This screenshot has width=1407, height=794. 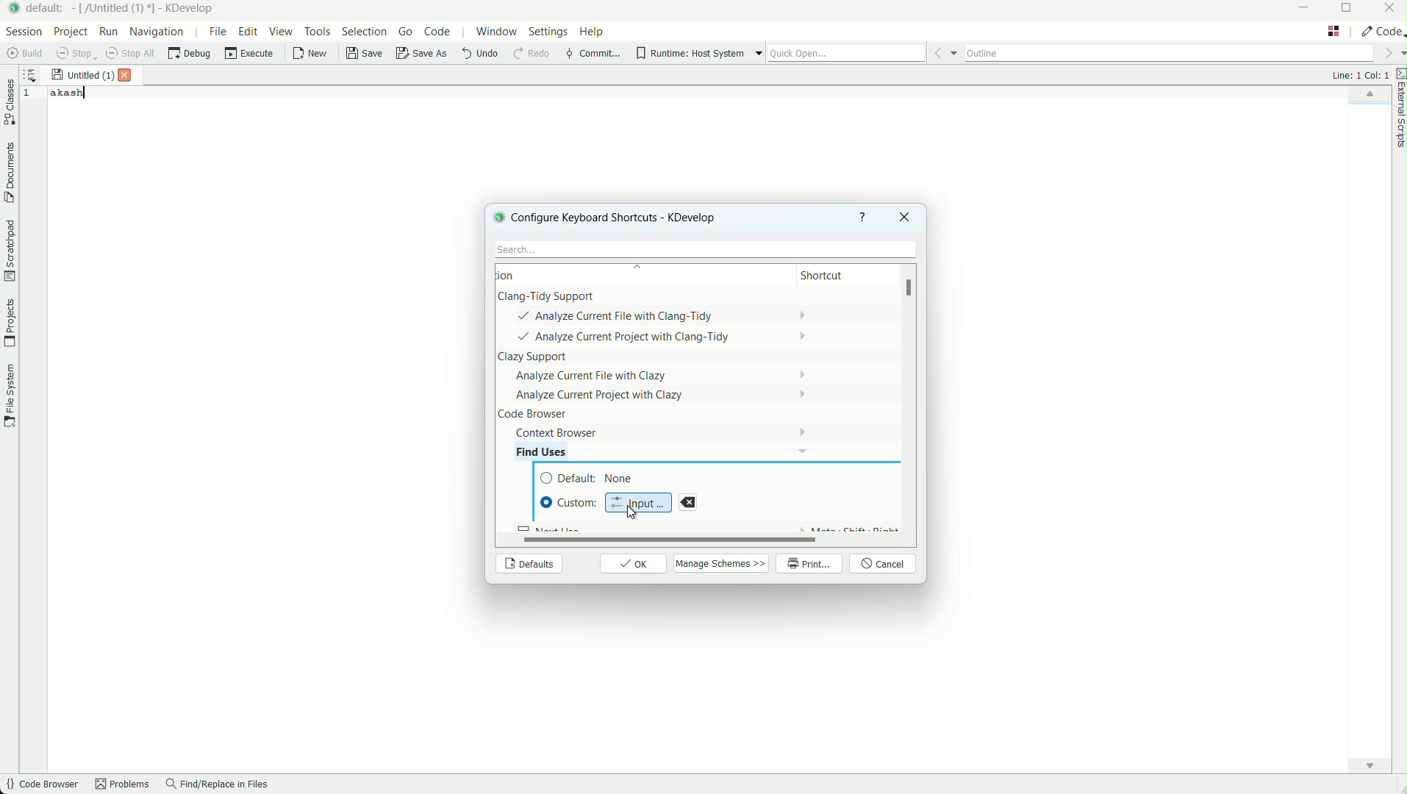 What do you see at coordinates (1333, 31) in the screenshot?
I see `change layout` at bounding box center [1333, 31].